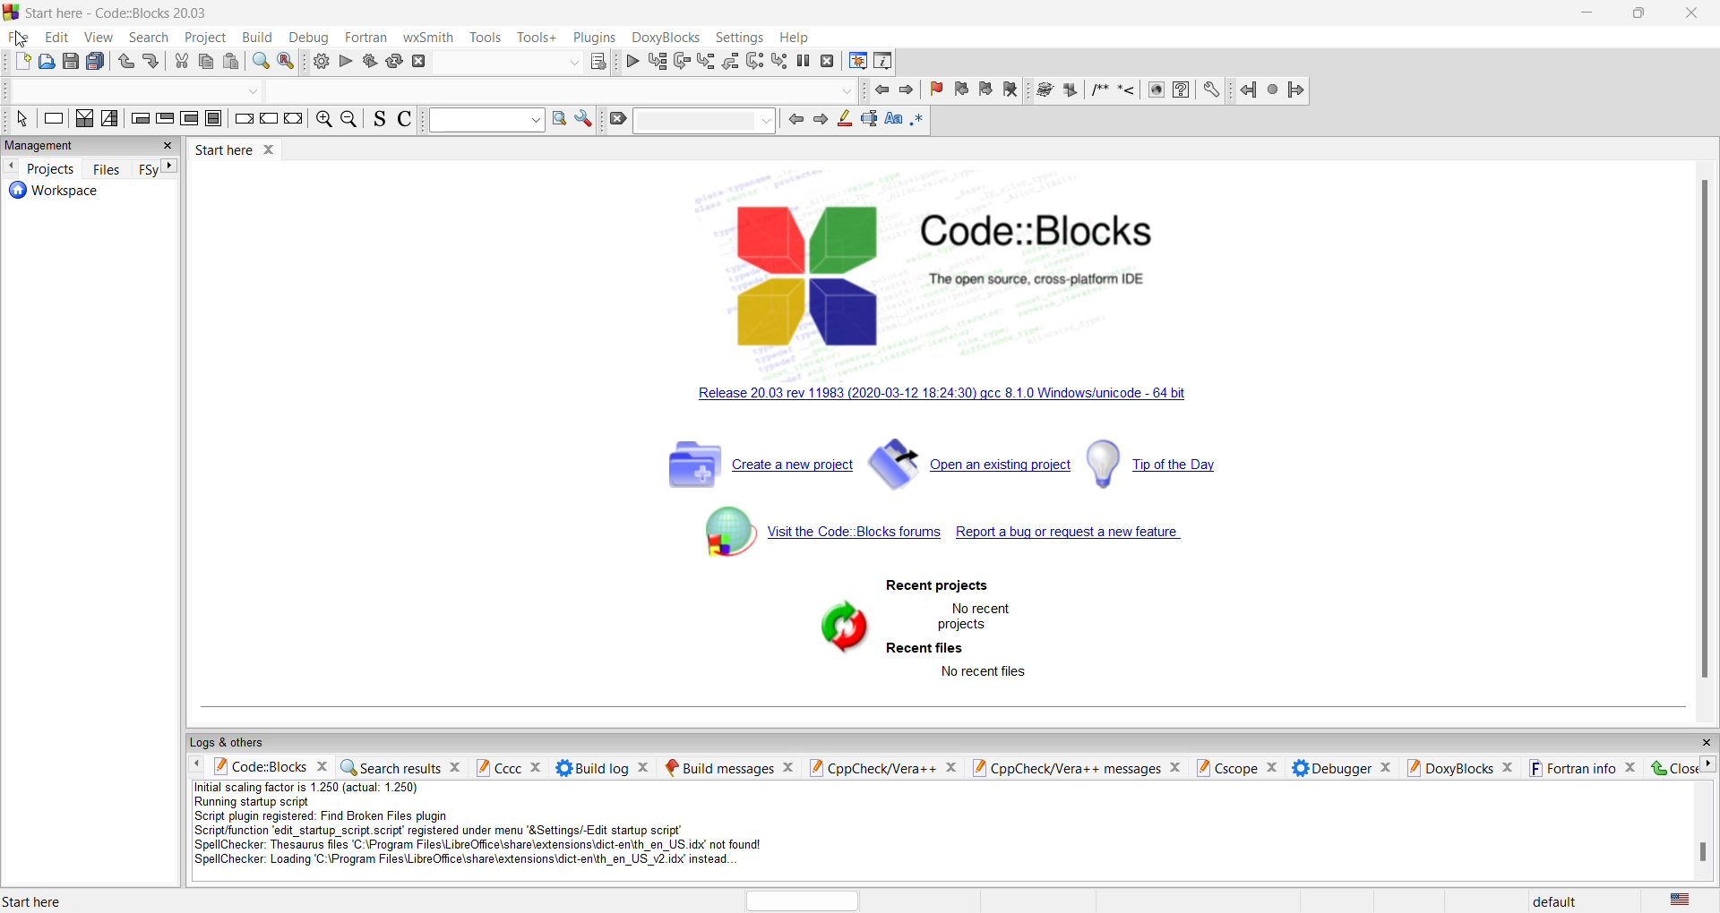 This screenshot has width=1720, height=913. What do you see at coordinates (794, 120) in the screenshot?
I see `previous` at bounding box center [794, 120].